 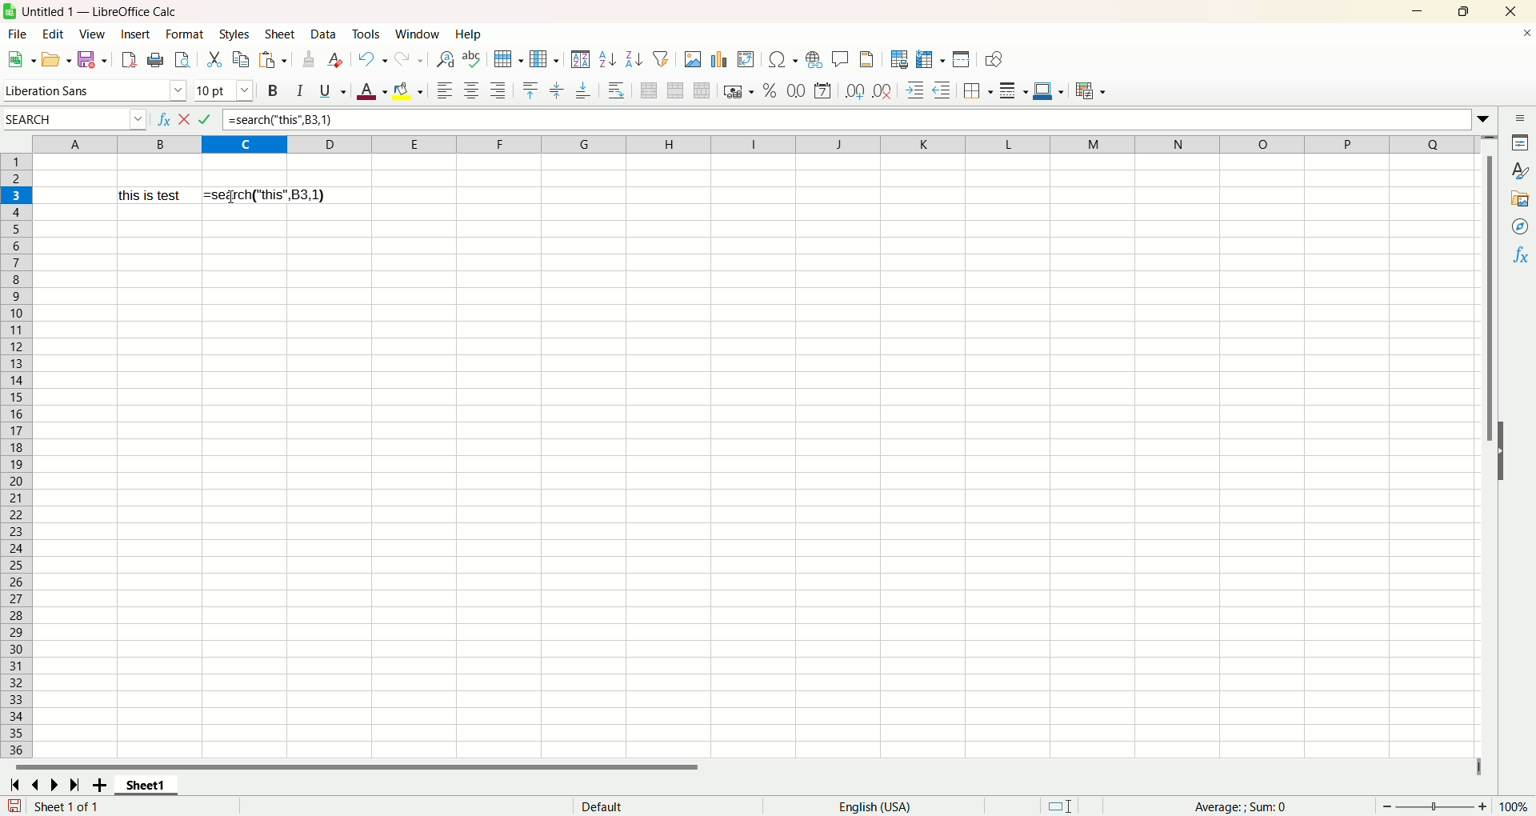 I want to click on siderbar settings, so click(x=1523, y=119).